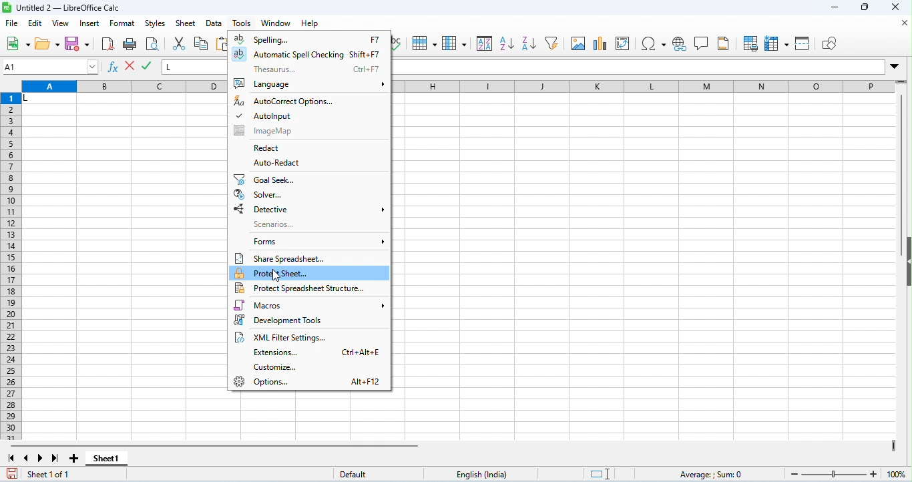  Describe the element at coordinates (131, 67) in the screenshot. I see `accept` at that location.